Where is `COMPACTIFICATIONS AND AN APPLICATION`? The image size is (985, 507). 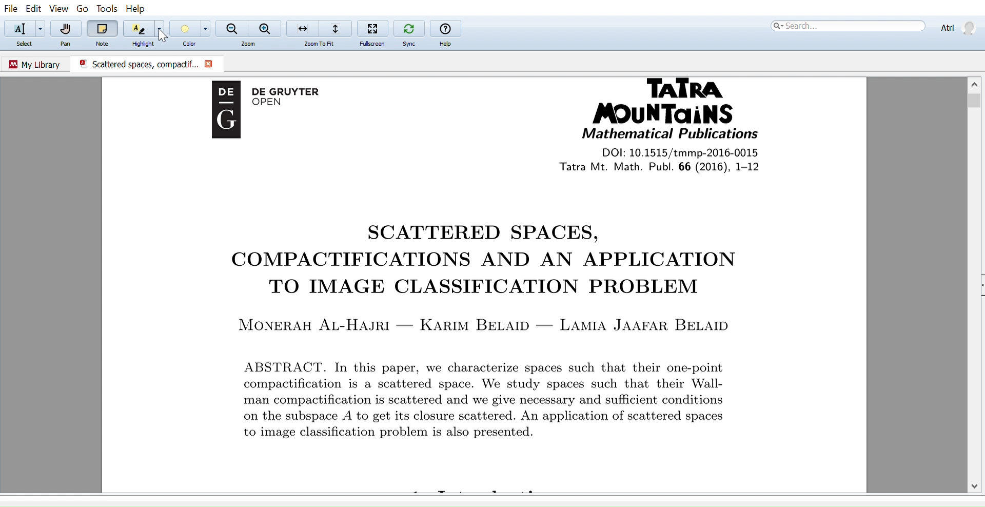 COMPACTIFICATIONS AND AN APPLICATION is located at coordinates (474, 261).